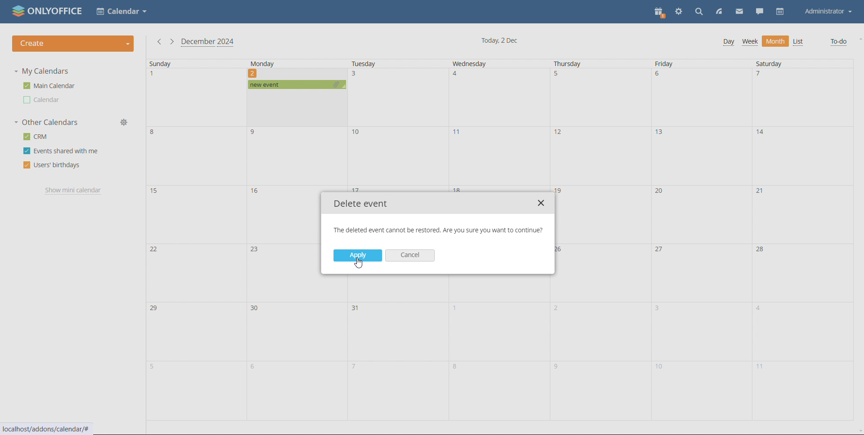 This screenshot has width=864, height=435. What do you see at coordinates (298, 84) in the screenshot?
I see `new event` at bounding box center [298, 84].